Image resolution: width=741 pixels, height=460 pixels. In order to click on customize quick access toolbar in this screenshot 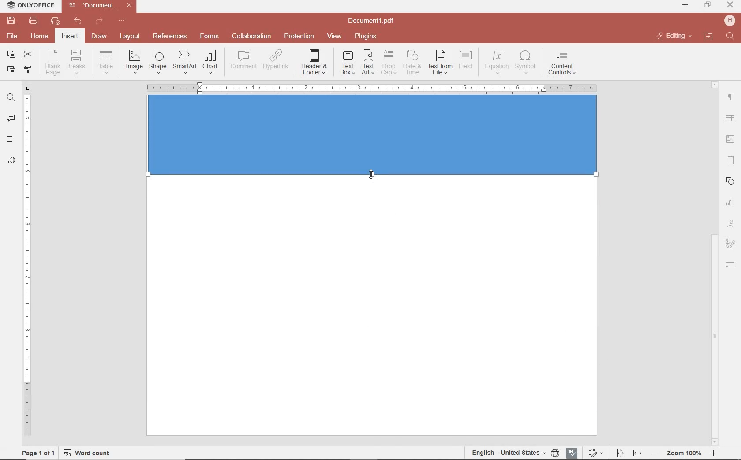, I will do `click(121, 21)`.